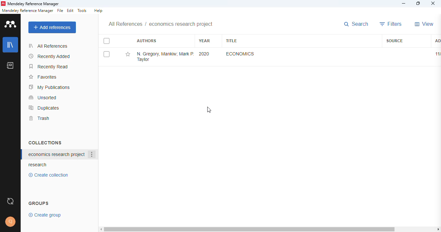 This screenshot has height=232, width=441. Describe the element at coordinates (45, 142) in the screenshot. I see `collections` at that location.